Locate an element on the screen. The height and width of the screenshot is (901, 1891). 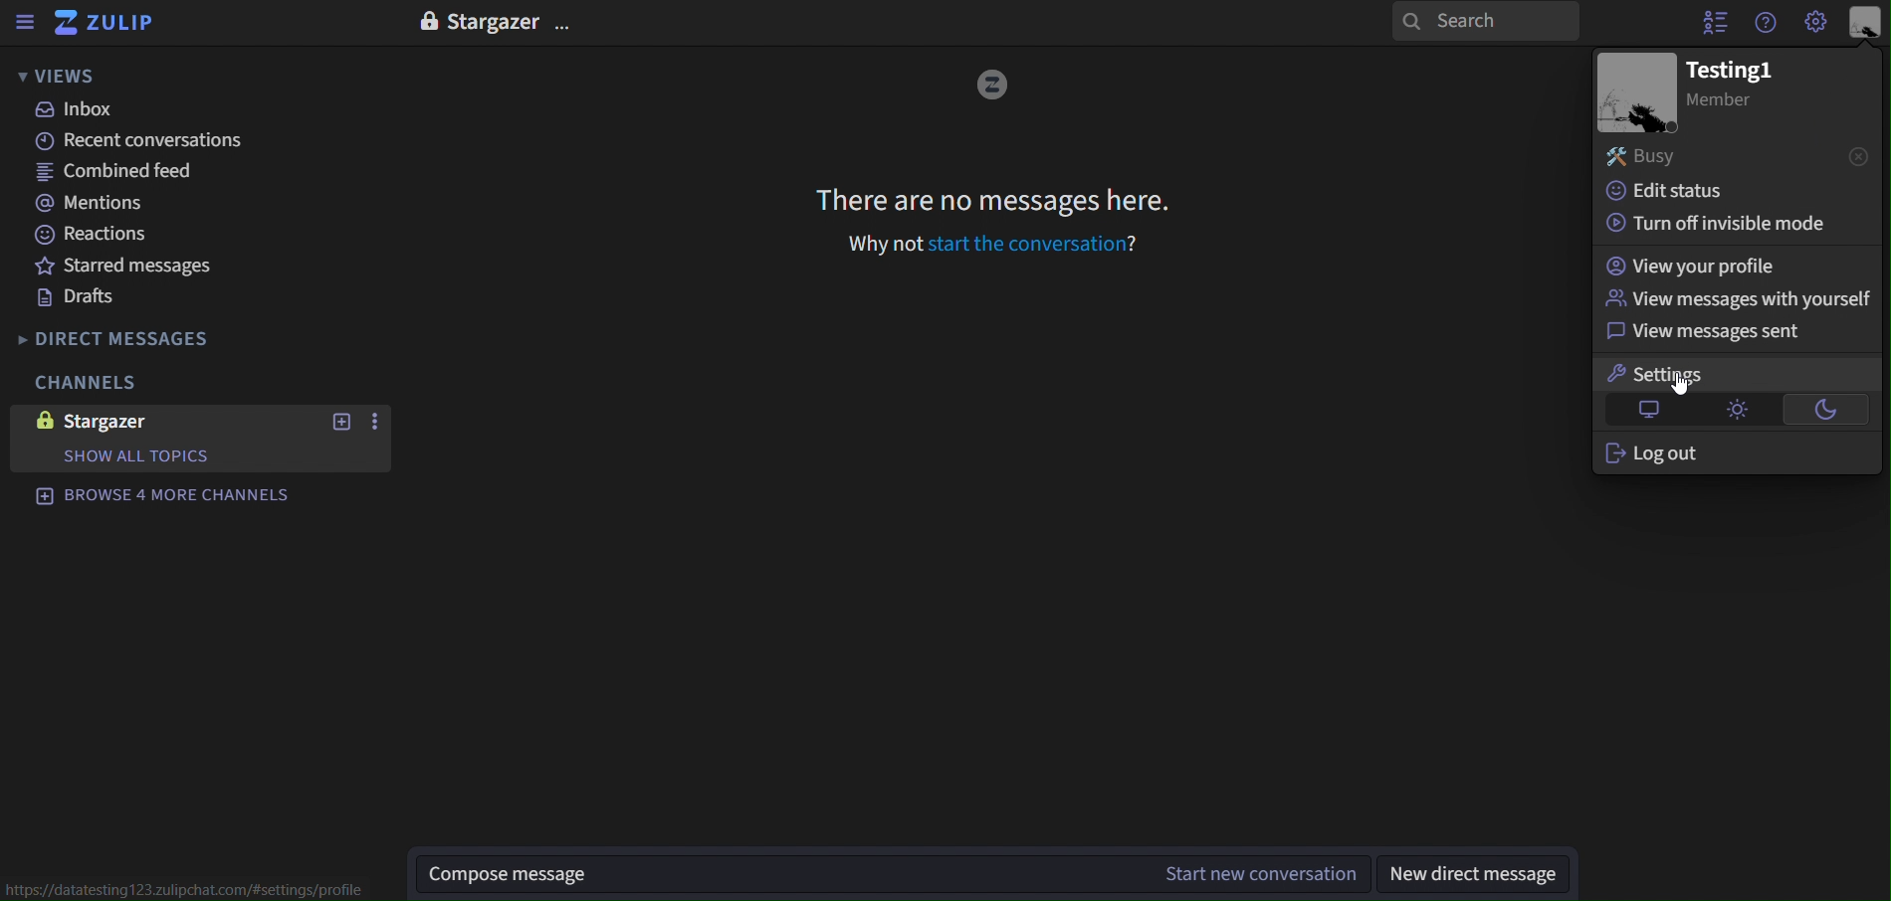
main menu is located at coordinates (1816, 21).